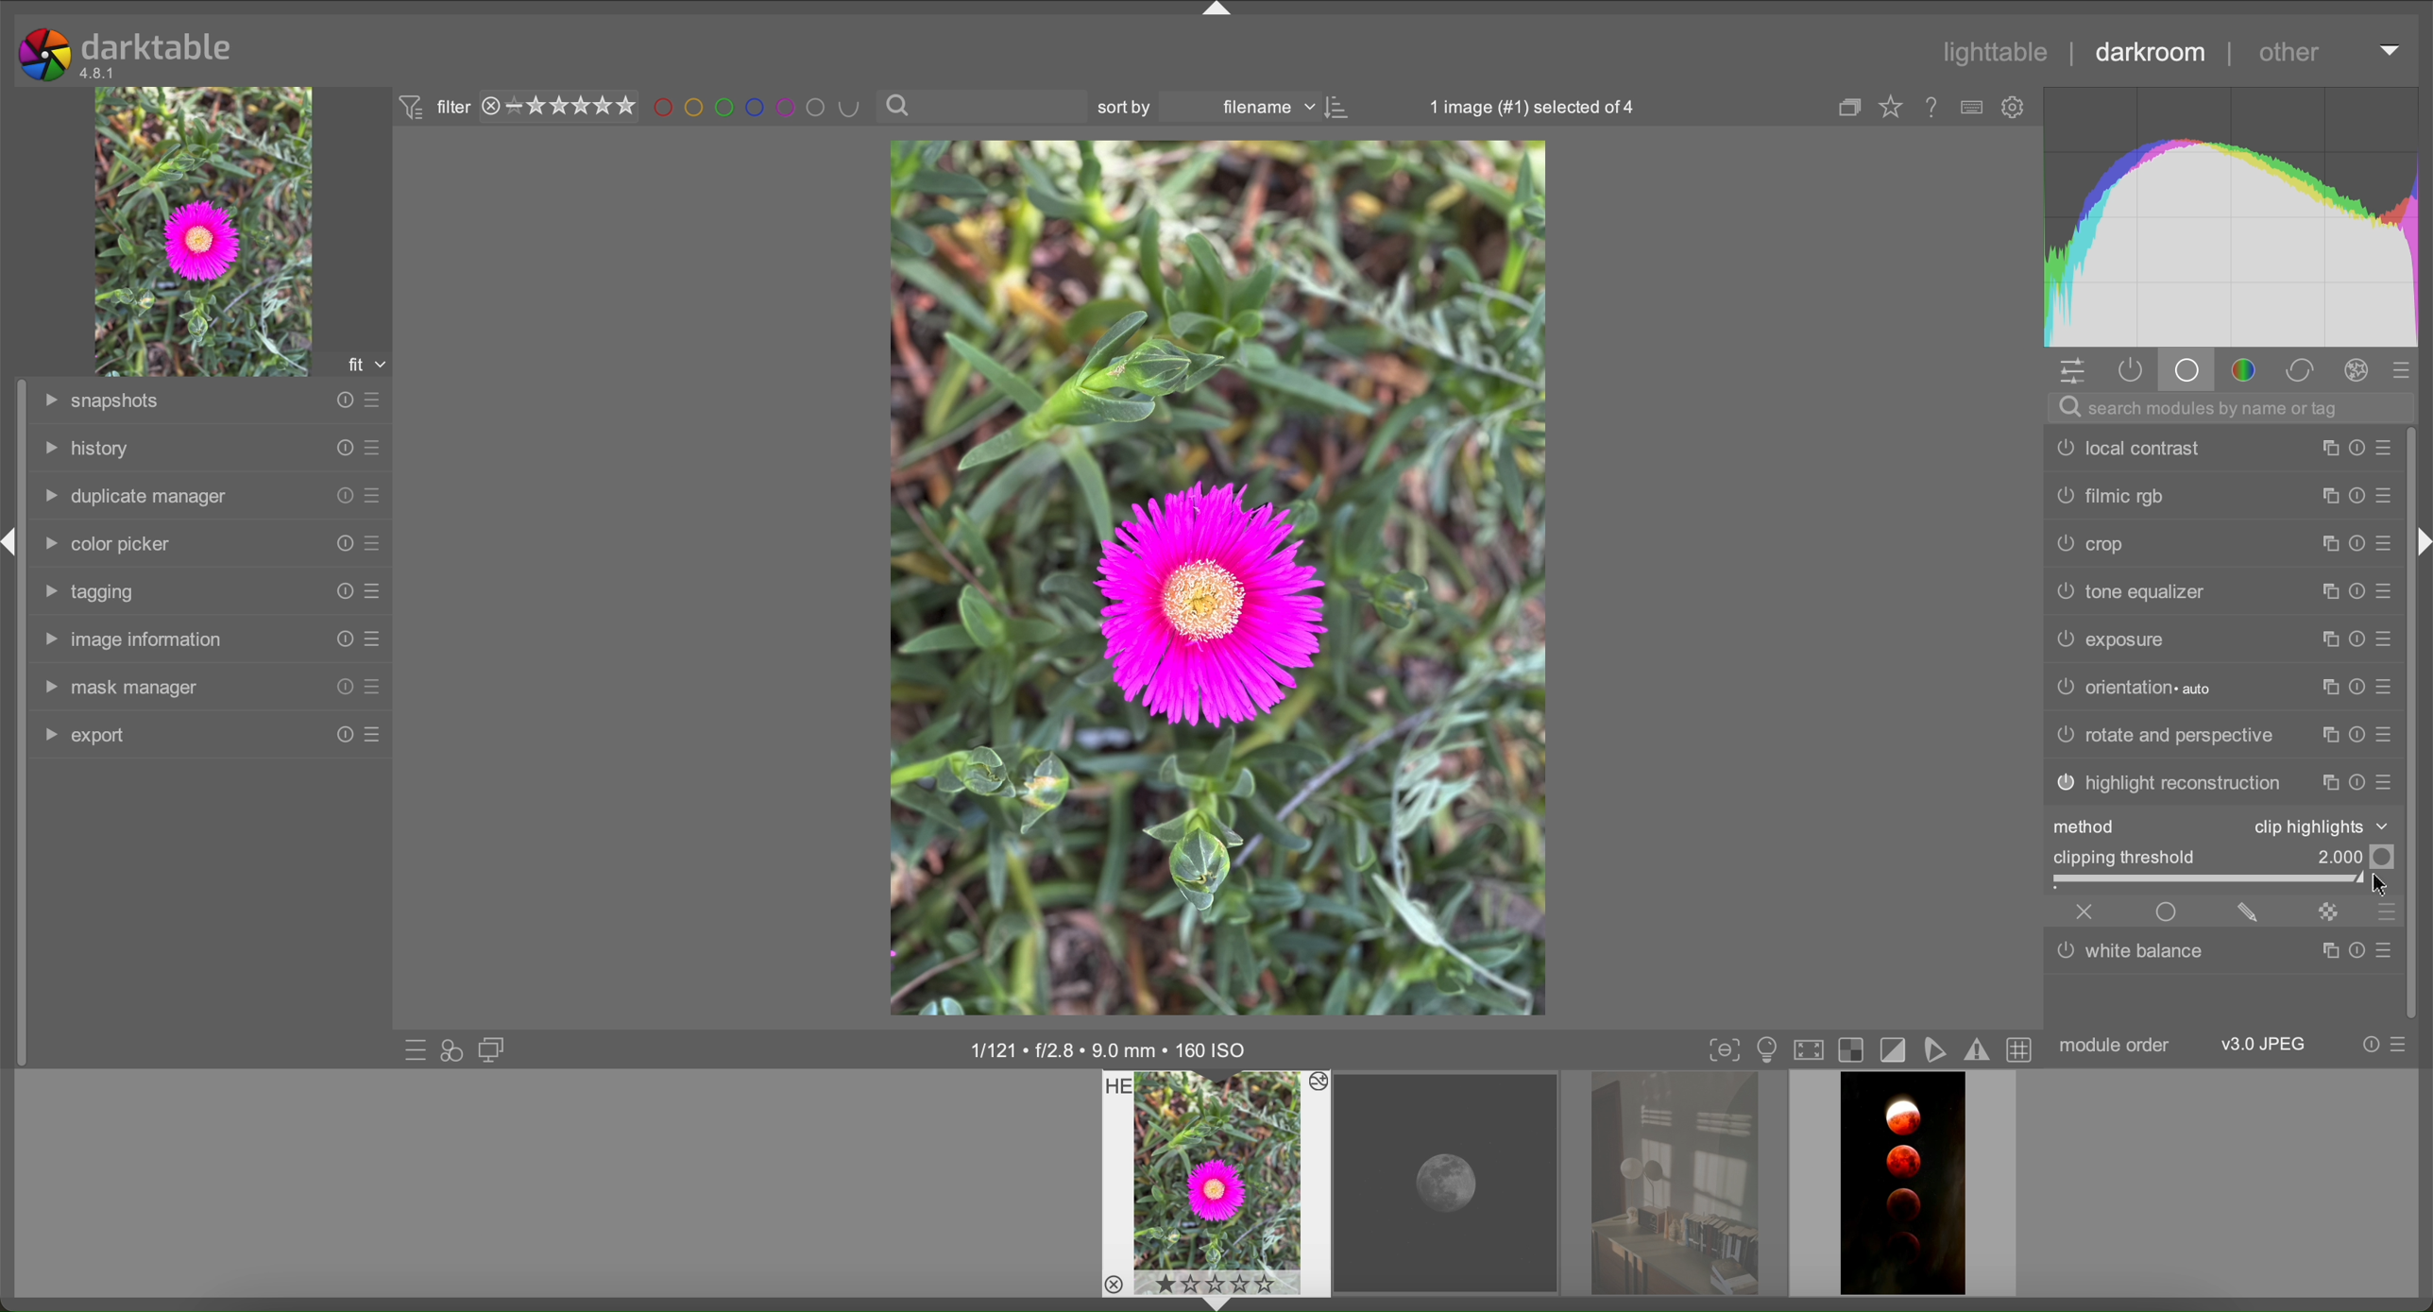 This screenshot has height=1312, width=2433. I want to click on icon, so click(1340, 108).